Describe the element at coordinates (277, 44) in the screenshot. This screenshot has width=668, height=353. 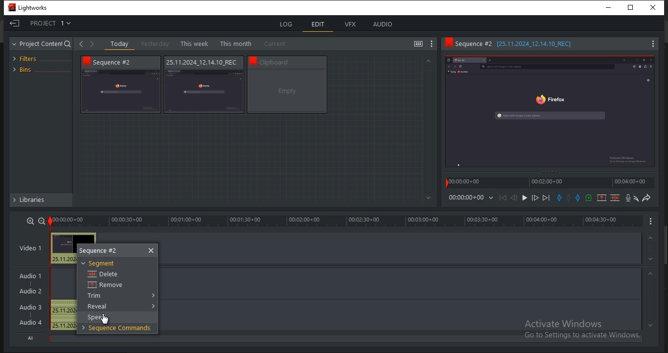
I see `current` at that location.